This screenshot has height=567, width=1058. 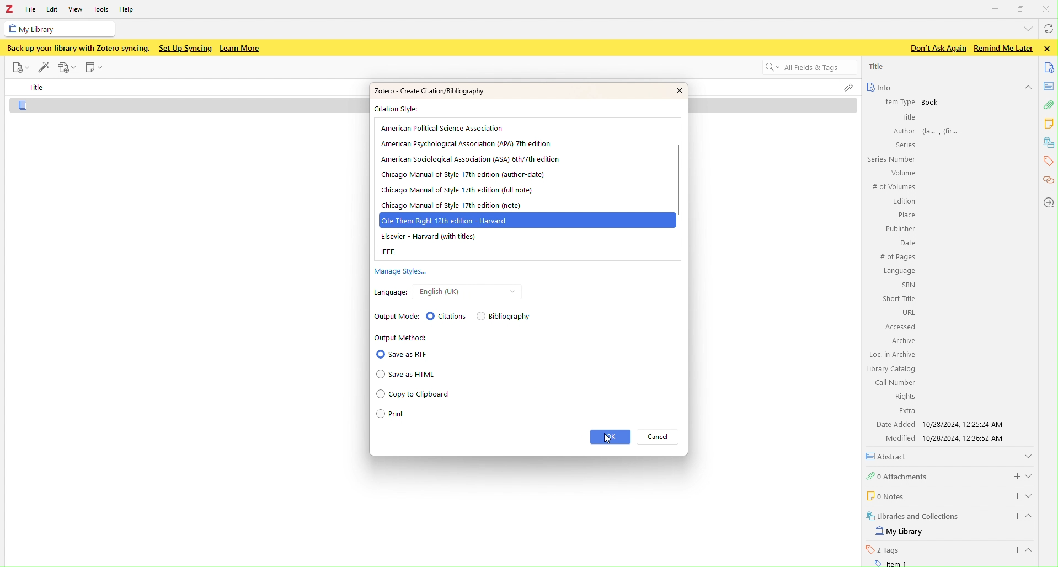 I want to click on add, so click(x=1013, y=516).